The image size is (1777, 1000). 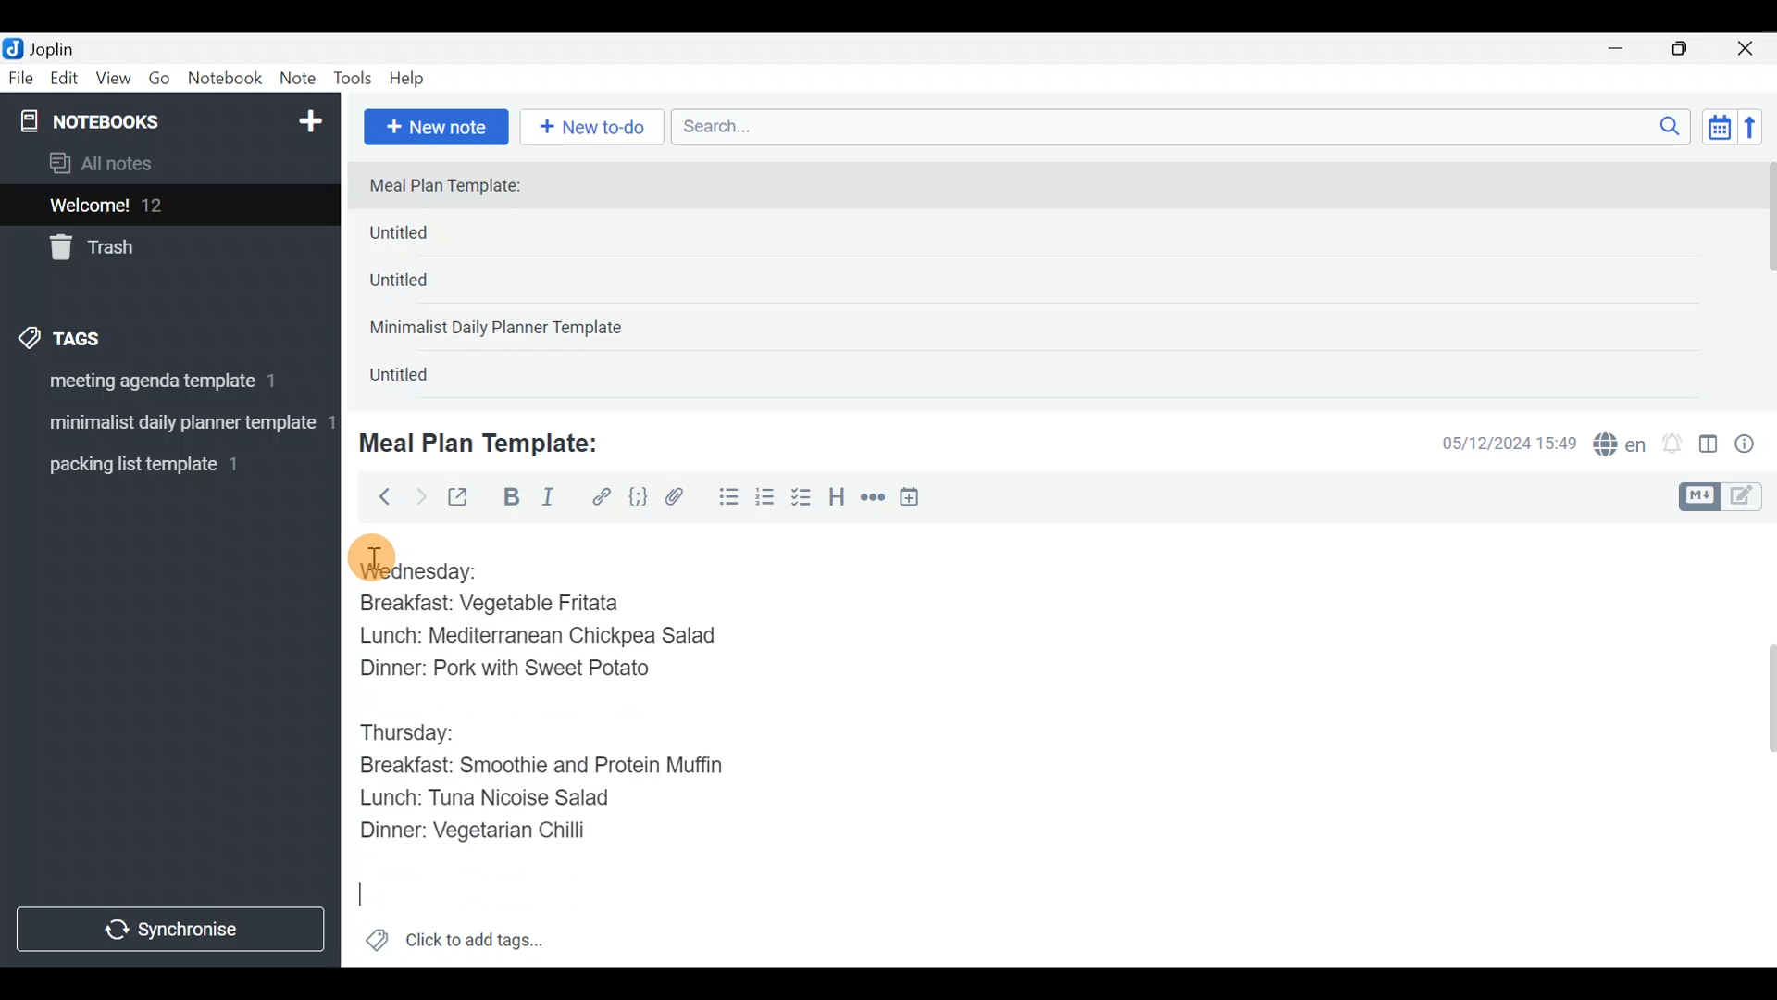 I want to click on Reverse sort, so click(x=1759, y=132).